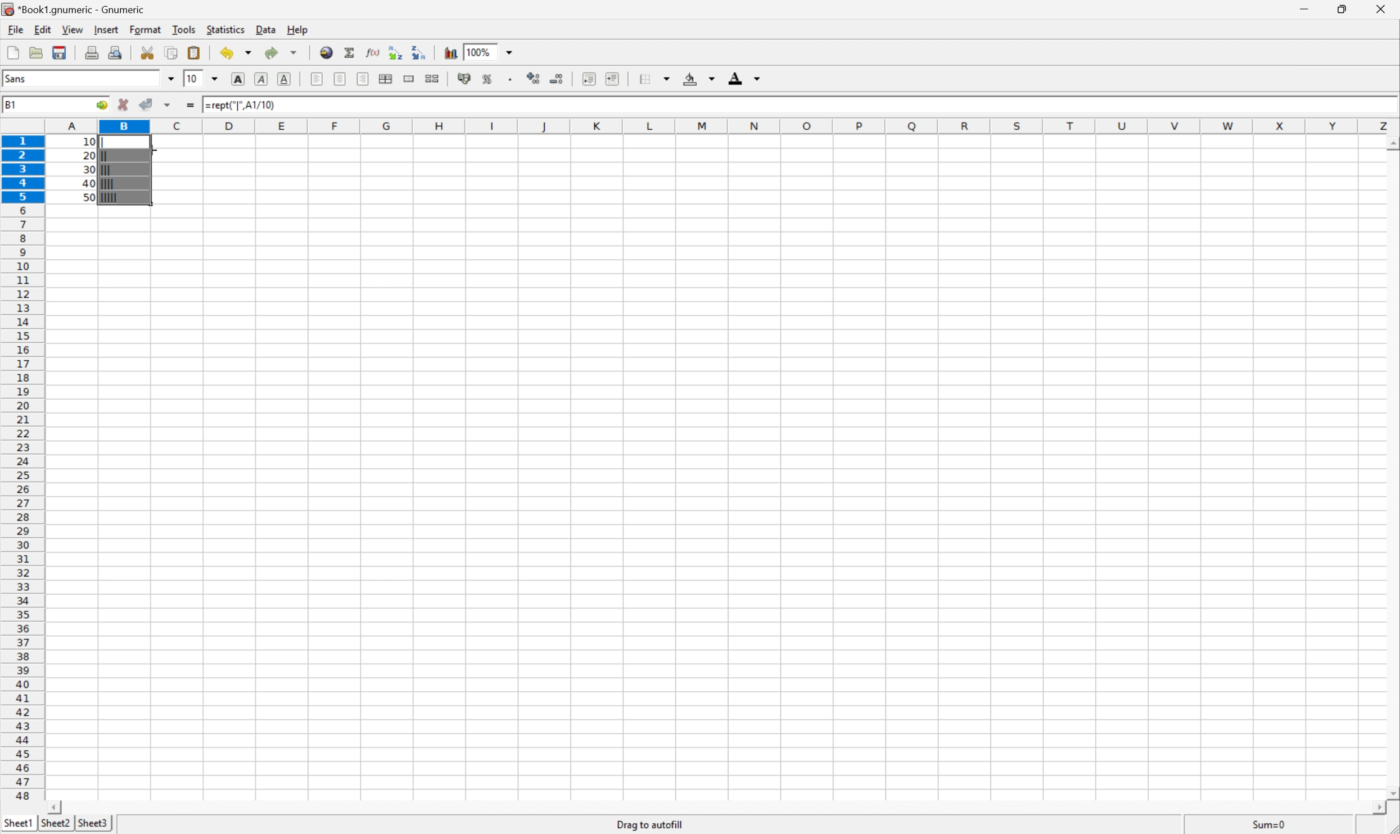  What do you see at coordinates (99, 143) in the screenshot?
I see `|` at bounding box center [99, 143].